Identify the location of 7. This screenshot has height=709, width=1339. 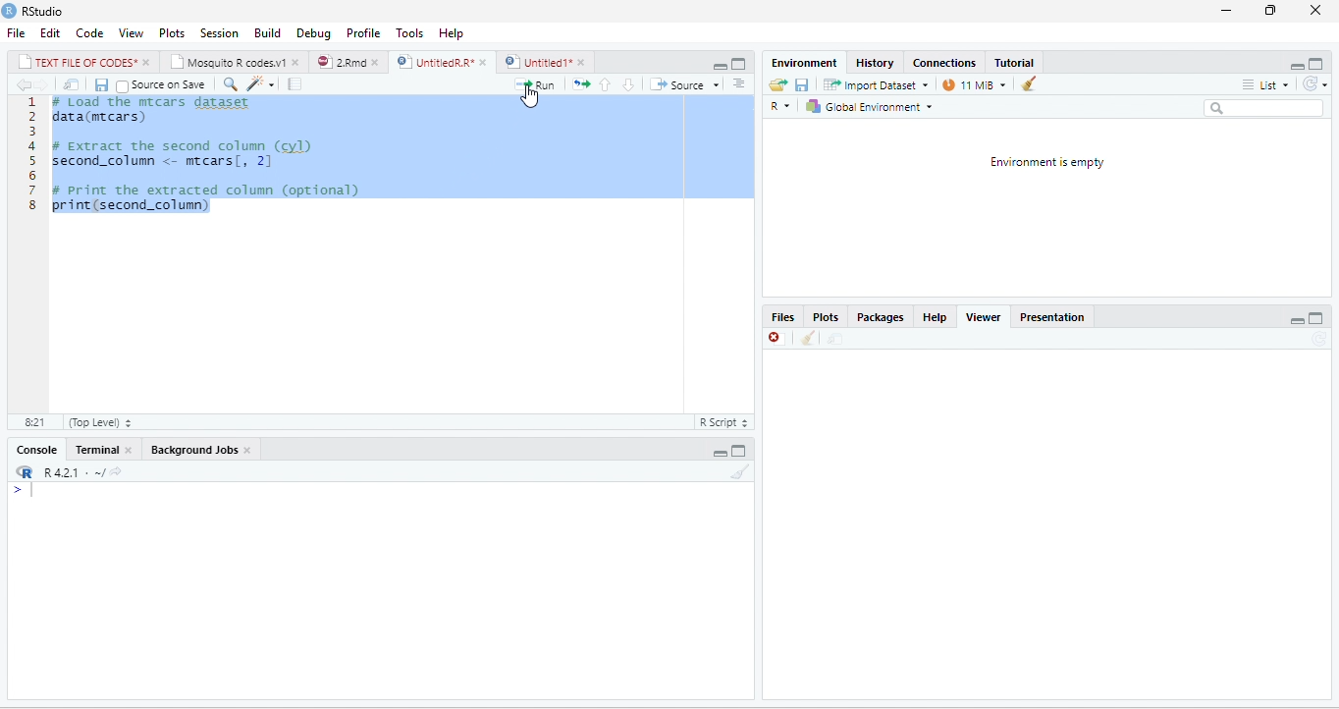
(31, 190).